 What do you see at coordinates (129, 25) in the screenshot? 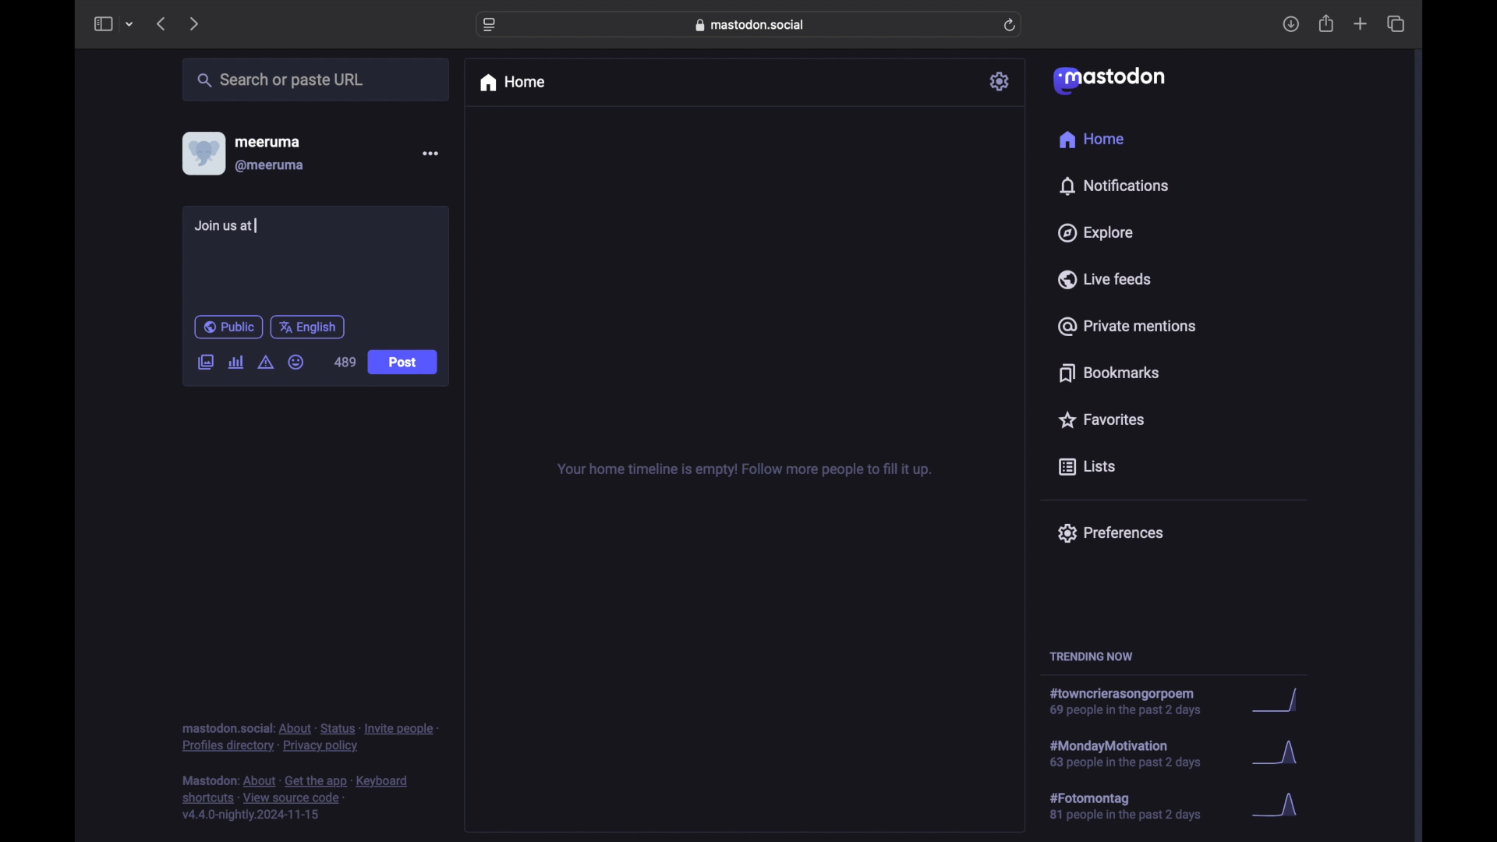
I see `tab group picker` at bounding box center [129, 25].